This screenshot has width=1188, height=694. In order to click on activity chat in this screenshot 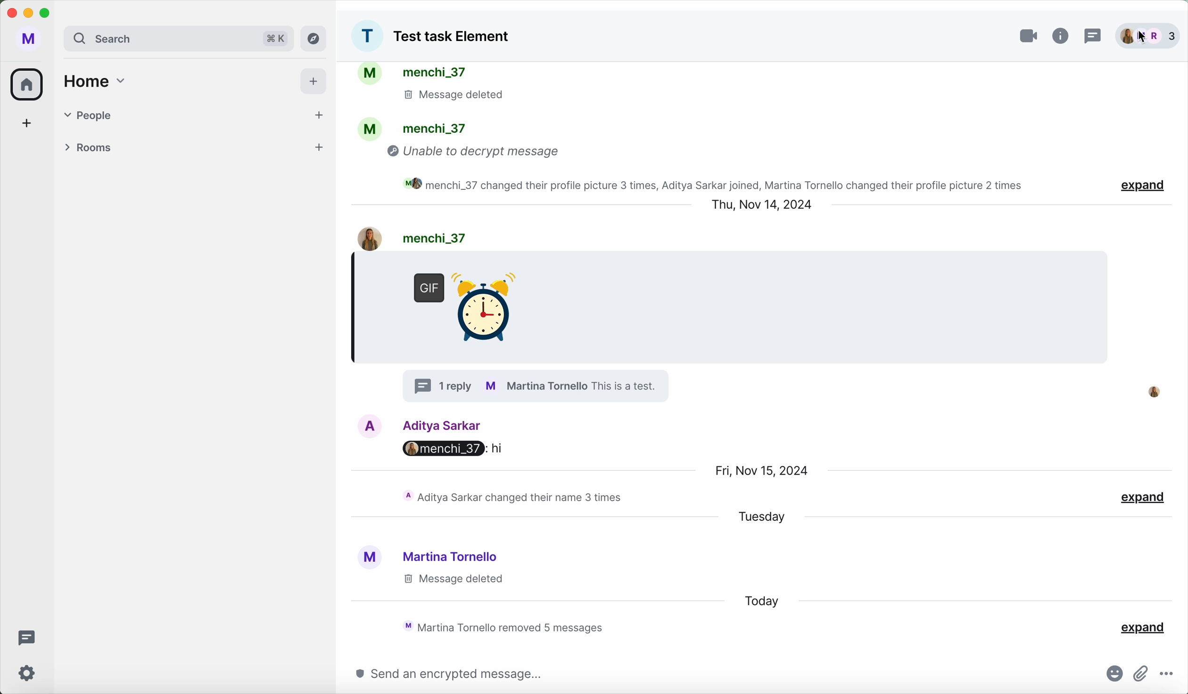, I will do `click(713, 184)`.